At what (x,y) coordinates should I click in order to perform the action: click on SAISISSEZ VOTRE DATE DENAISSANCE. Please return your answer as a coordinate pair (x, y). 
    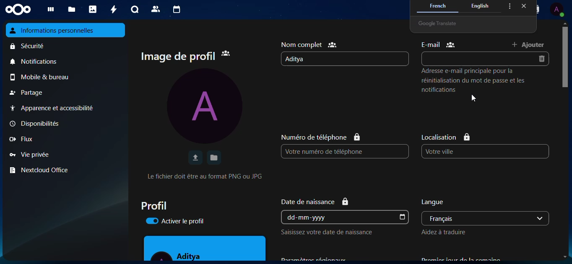
    Looking at the image, I should click on (328, 234).